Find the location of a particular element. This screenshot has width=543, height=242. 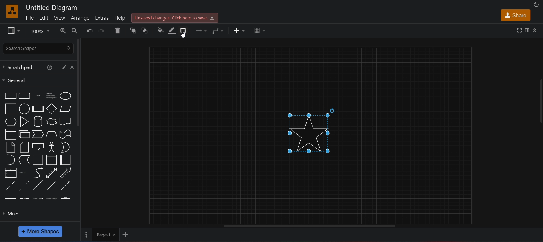

view is located at coordinates (61, 17).